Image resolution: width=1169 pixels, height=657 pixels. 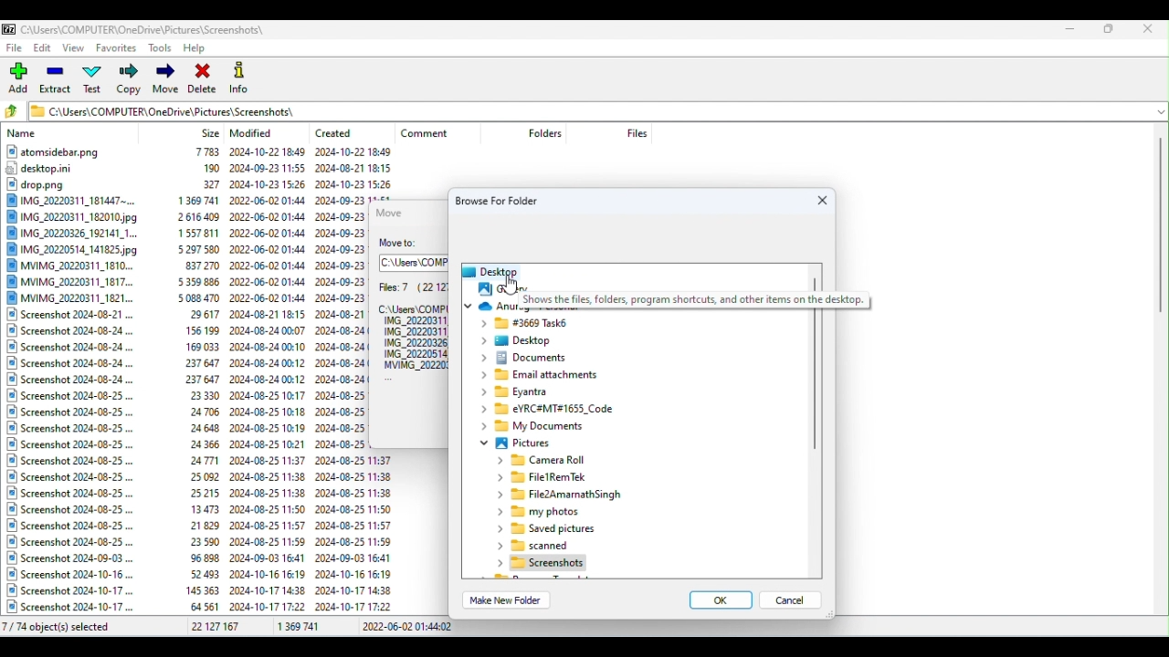 I want to click on Folder, so click(x=543, y=376).